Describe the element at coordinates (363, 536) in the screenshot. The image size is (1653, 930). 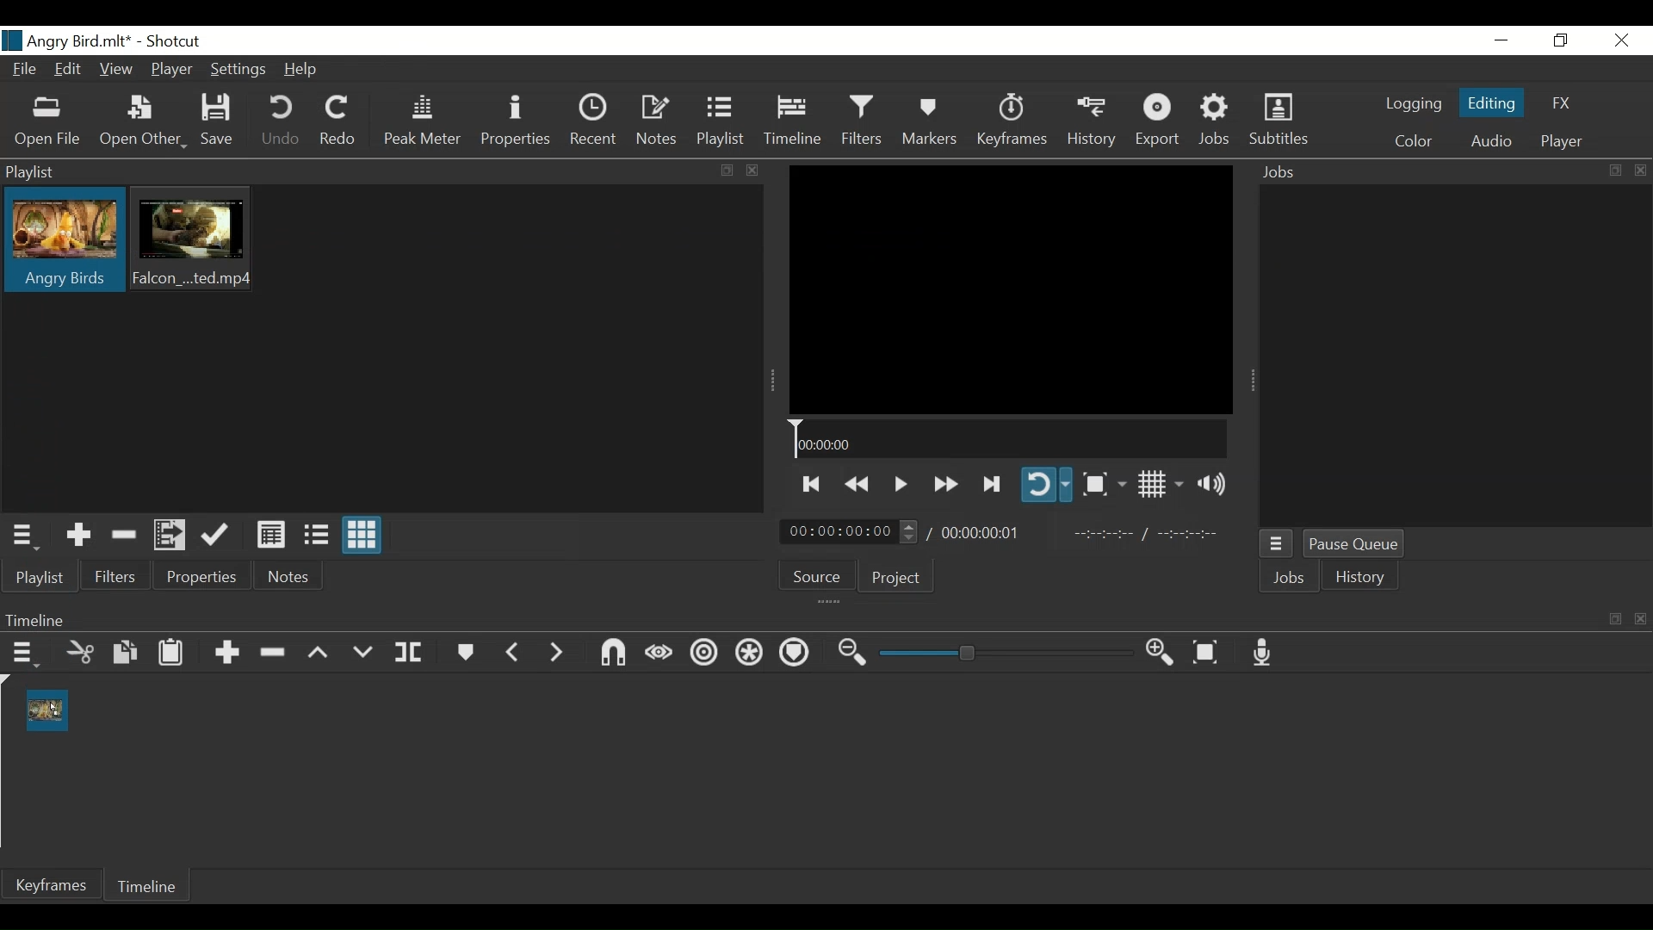
I see `View as icons` at that location.